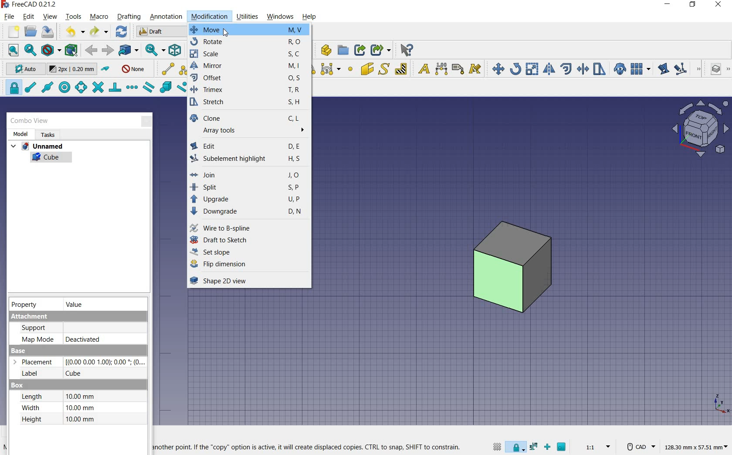  What do you see at coordinates (248, 241) in the screenshot?
I see `draft to sketch` at bounding box center [248, 241].